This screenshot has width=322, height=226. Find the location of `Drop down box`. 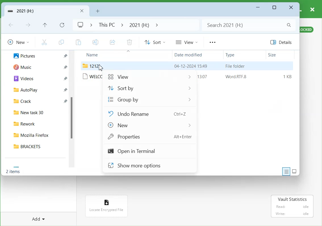

Drop down box is located at coordinates (89, 25).